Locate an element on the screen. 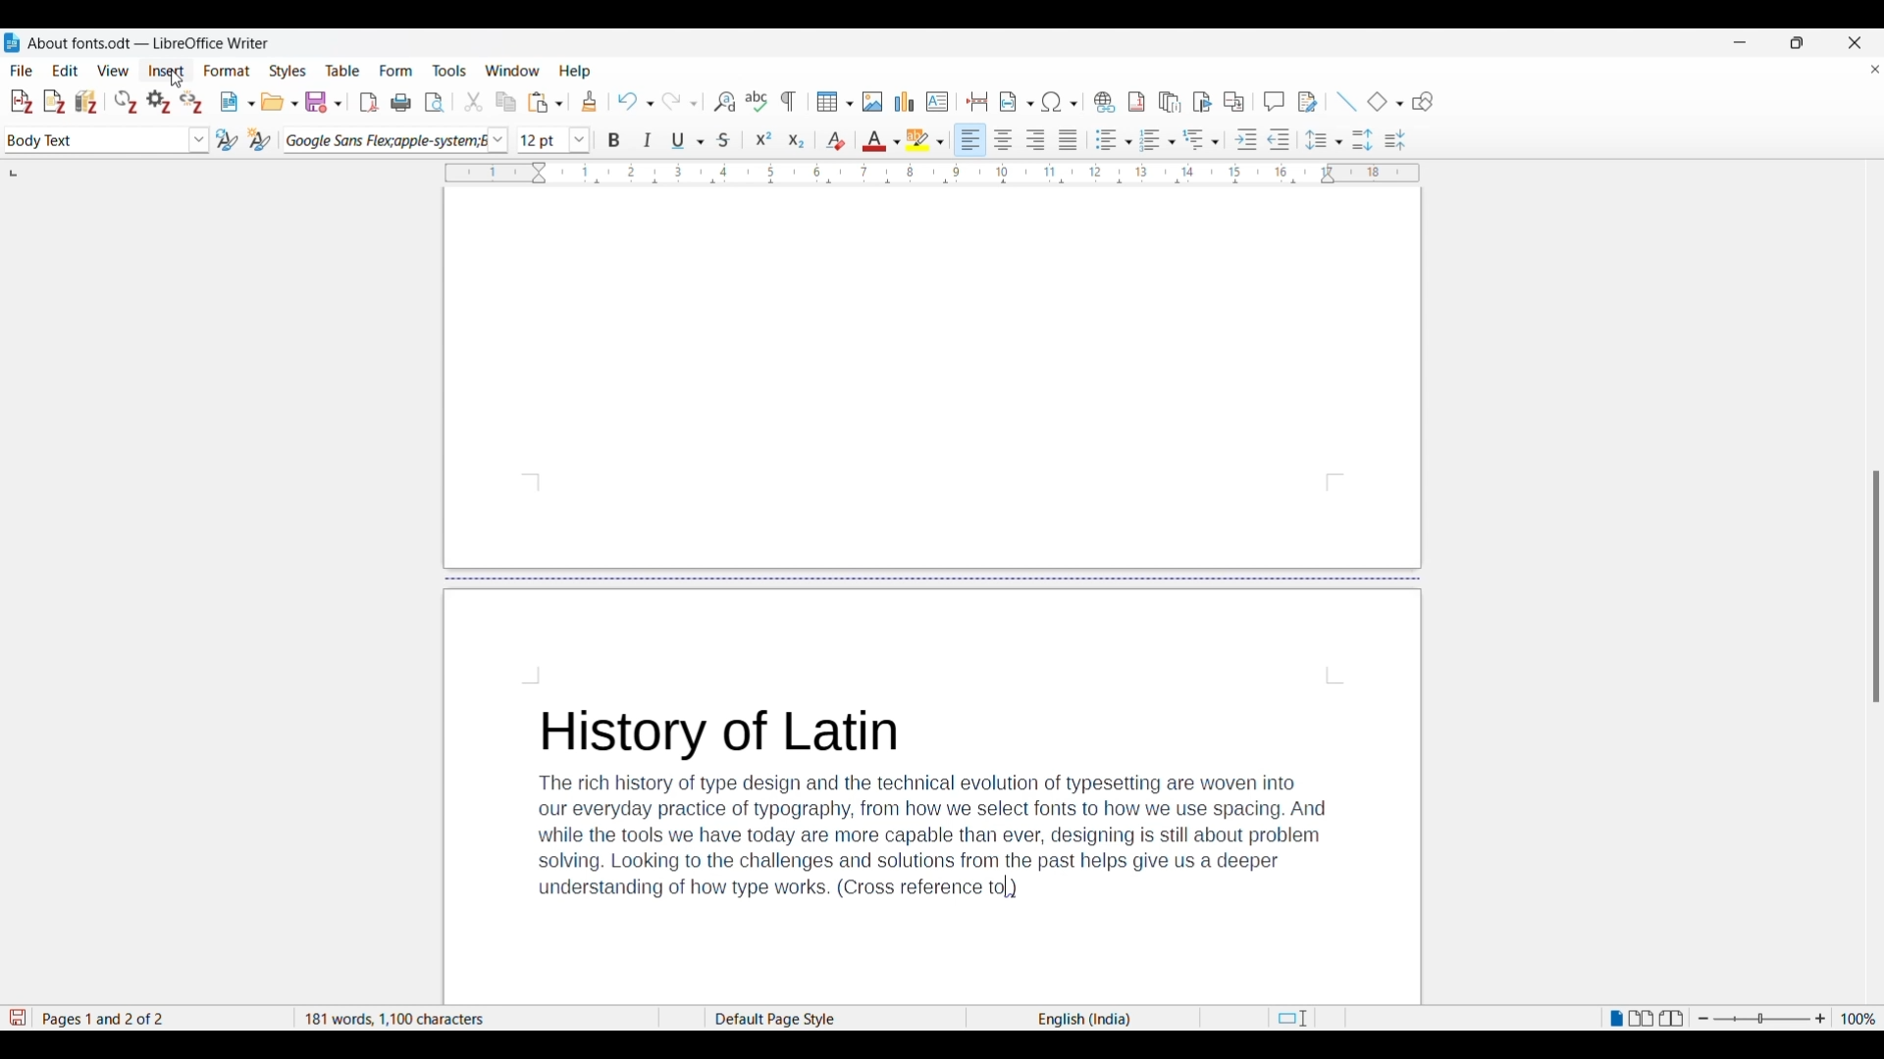 This screenshot has width=1884, height=1059. Format menu is located at coordinates (227, 71).